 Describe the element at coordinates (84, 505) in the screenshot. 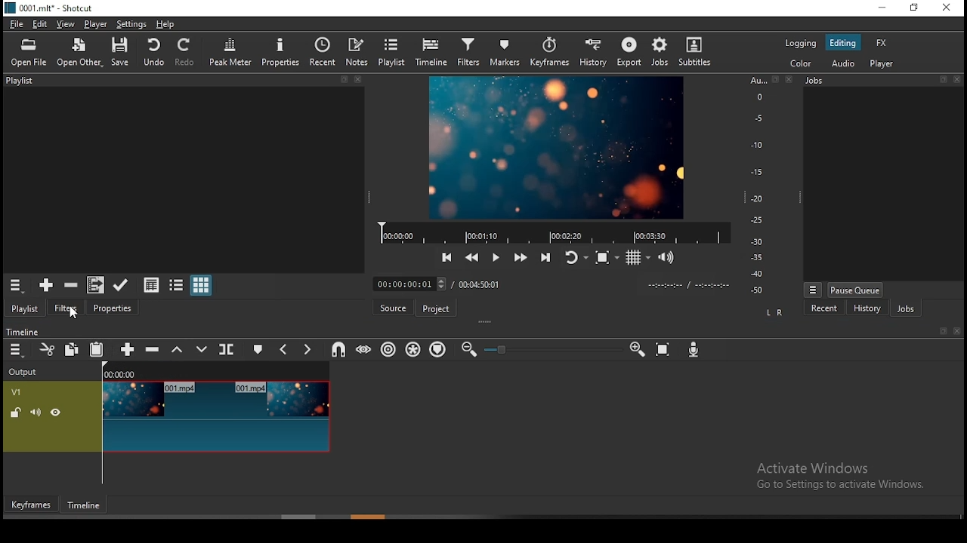

I see `timeframe` at that location.